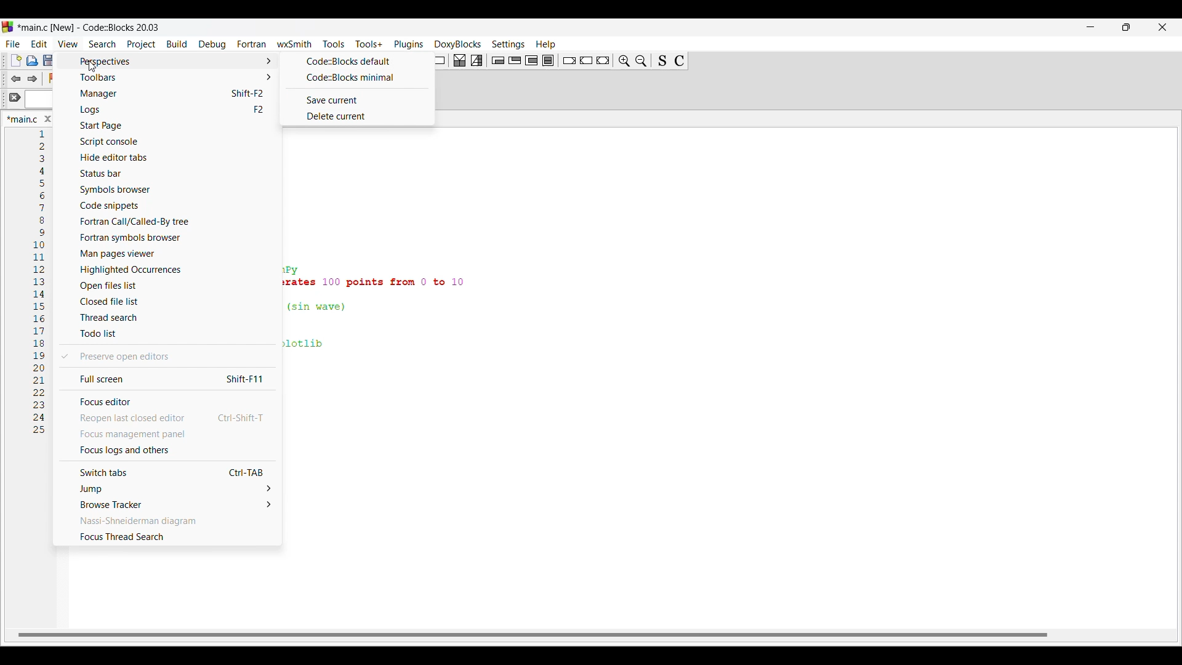 Image resolution: width=1182 pixels, height=665 pixels. What do you see at coordinates (458, 45) in the screenshot?
I see `DoxyBlocks menu` at bounding box center [458, 45].